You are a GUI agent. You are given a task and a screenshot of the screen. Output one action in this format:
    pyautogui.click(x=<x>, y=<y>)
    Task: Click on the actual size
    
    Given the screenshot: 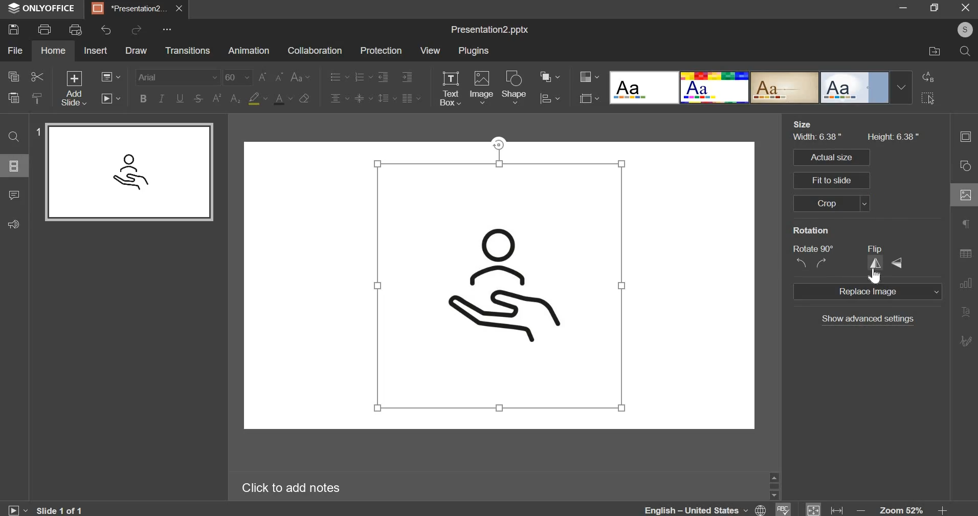 What is the action you would take?
    pyautogui.click(x=835, y=158)
    